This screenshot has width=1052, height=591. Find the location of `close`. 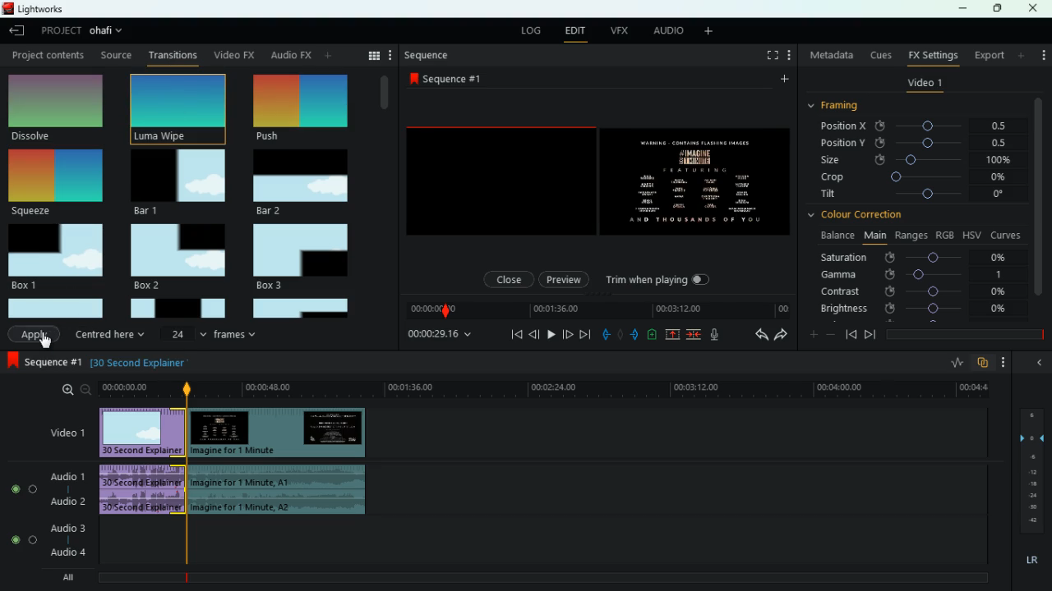

close is located at coordinates (505, 279).